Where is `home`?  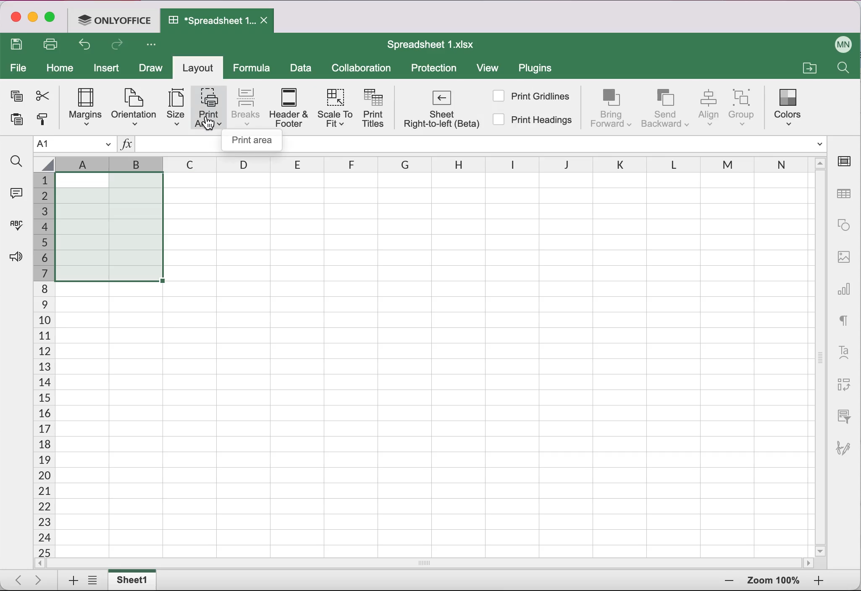
home is located at coordinates (60, 68).